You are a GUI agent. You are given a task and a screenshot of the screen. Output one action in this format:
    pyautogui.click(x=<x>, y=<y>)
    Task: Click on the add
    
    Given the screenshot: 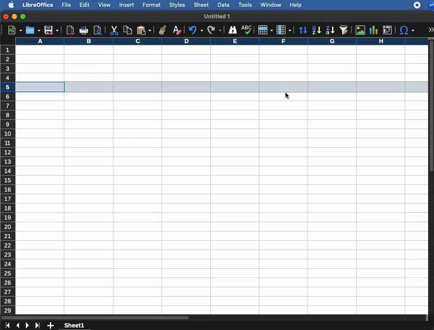 What is the action you would take?
    pyautogui.click(x=51, y=326)
    